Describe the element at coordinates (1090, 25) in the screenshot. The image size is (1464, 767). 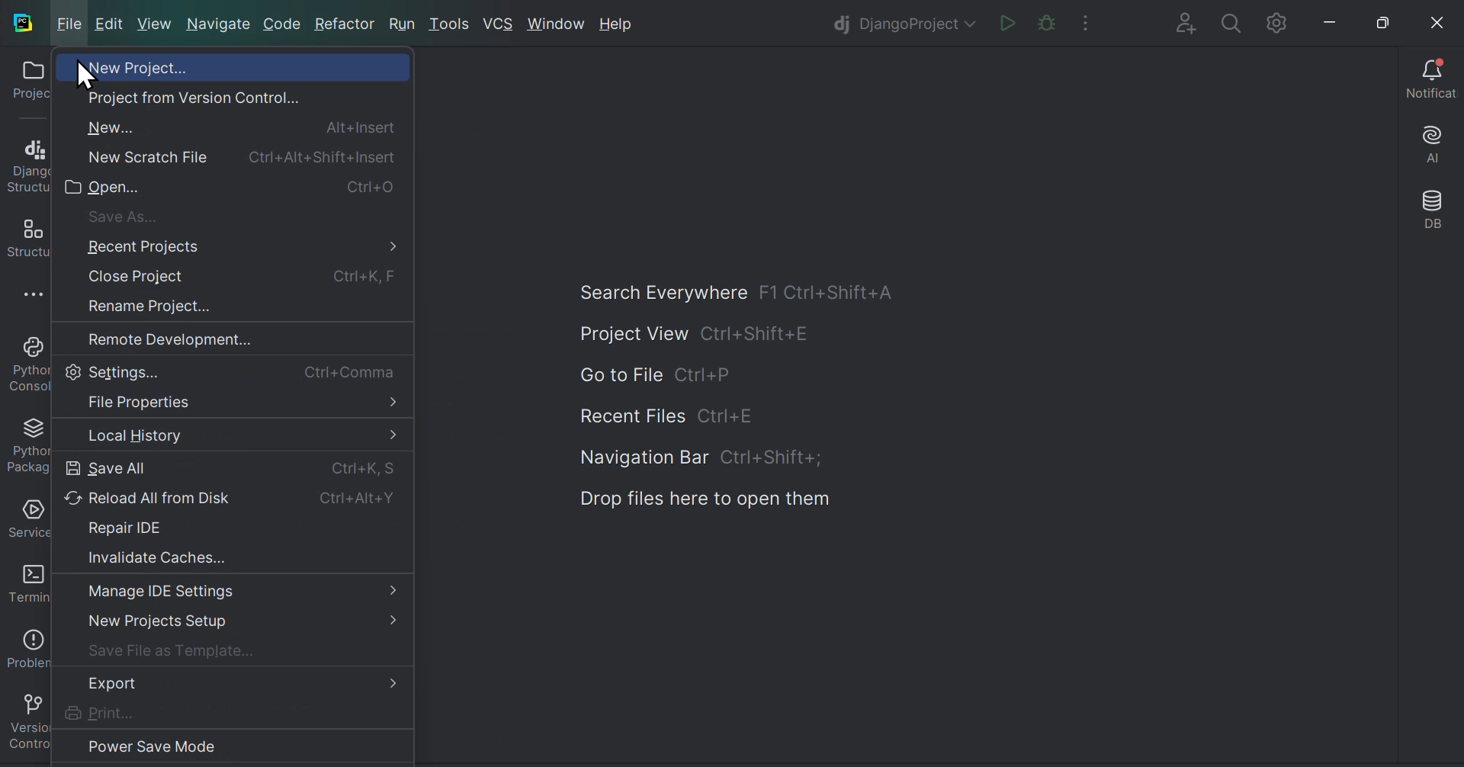
I see `More actions` at that location.